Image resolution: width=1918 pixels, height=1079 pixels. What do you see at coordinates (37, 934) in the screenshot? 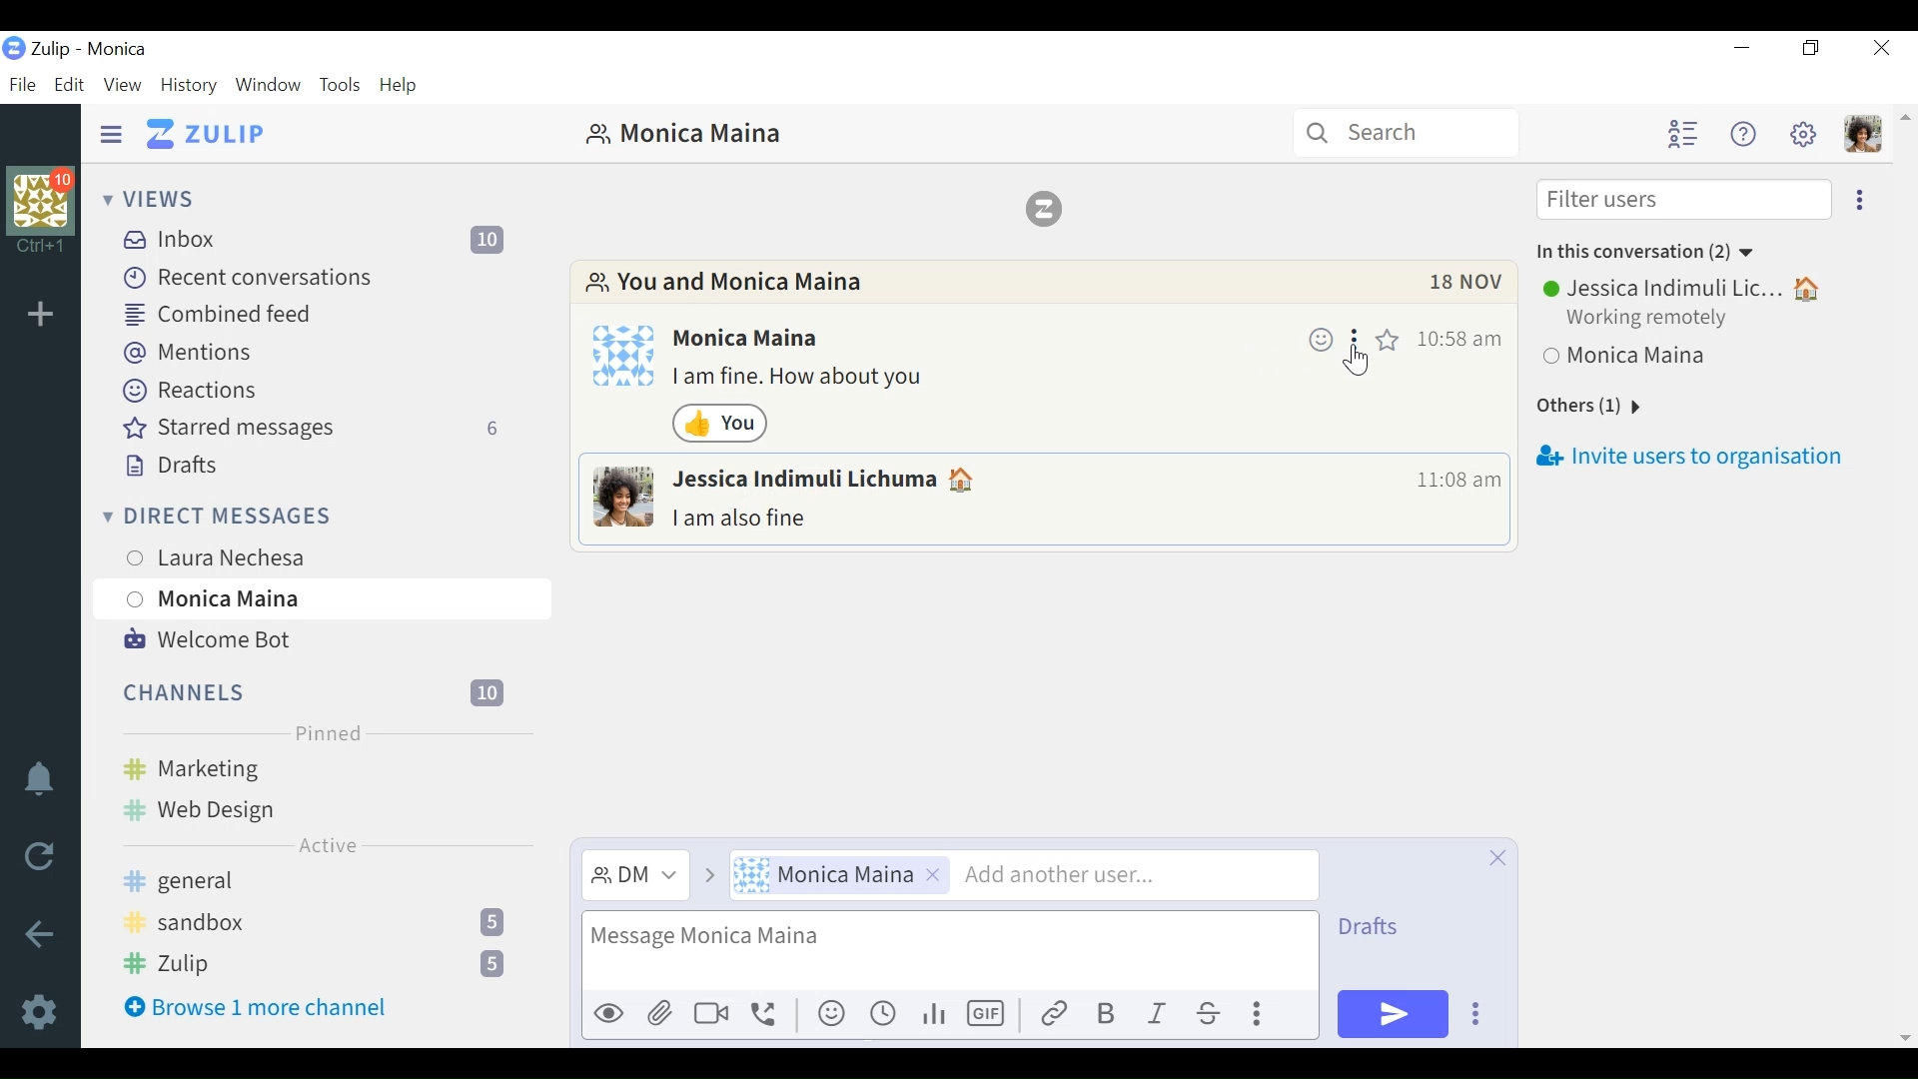
I see `Go back` at bounding box center [37, 934].